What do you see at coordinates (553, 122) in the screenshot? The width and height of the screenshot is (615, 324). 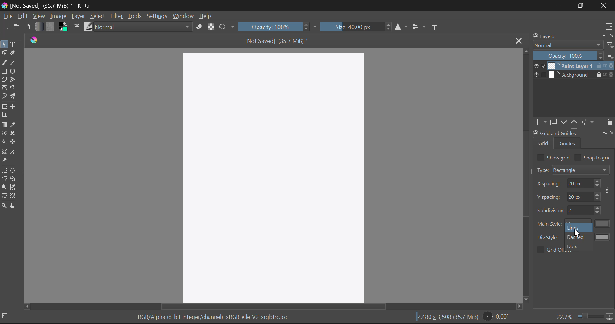 I see `copy` at bounding box center [553, 122].